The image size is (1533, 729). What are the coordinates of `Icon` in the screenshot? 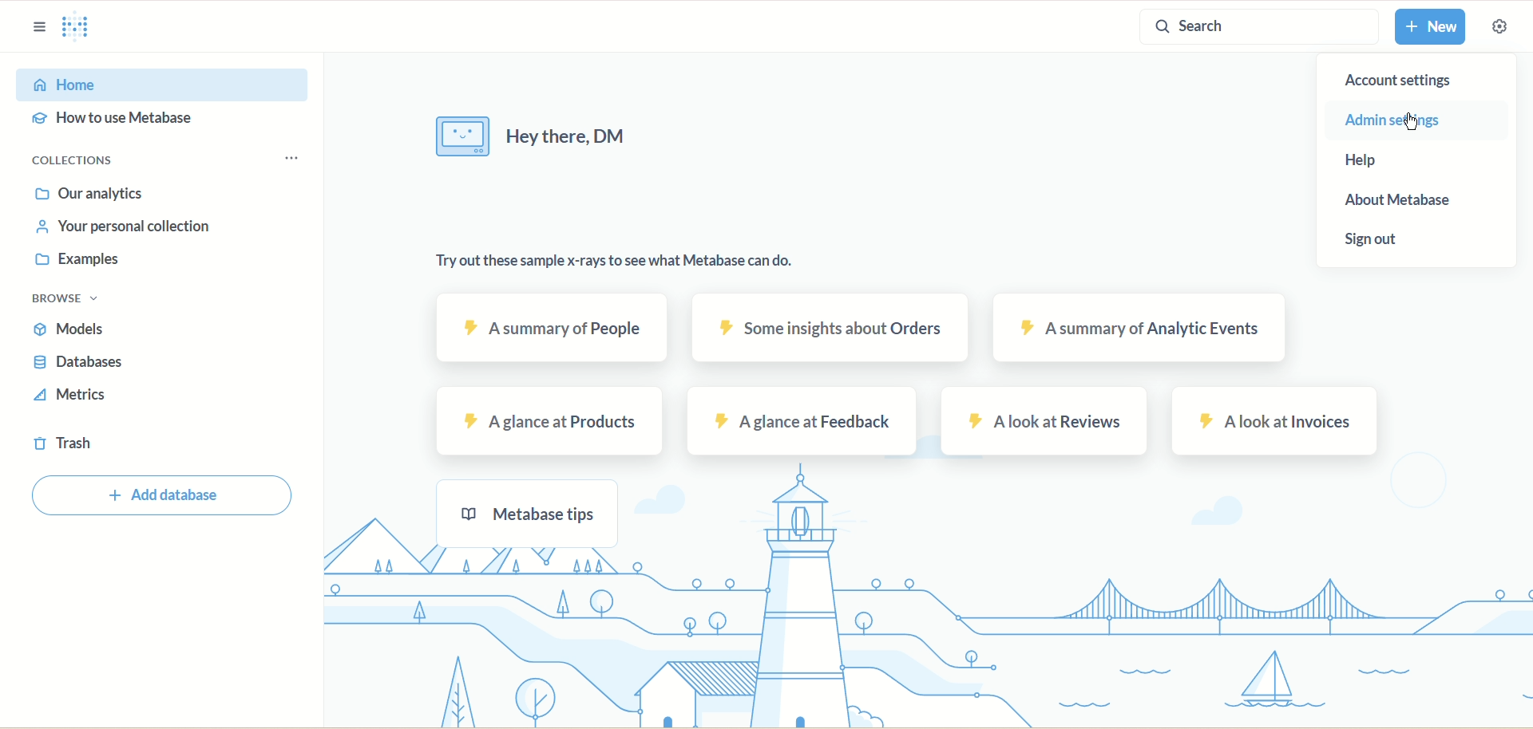 It's located at (458, 136).